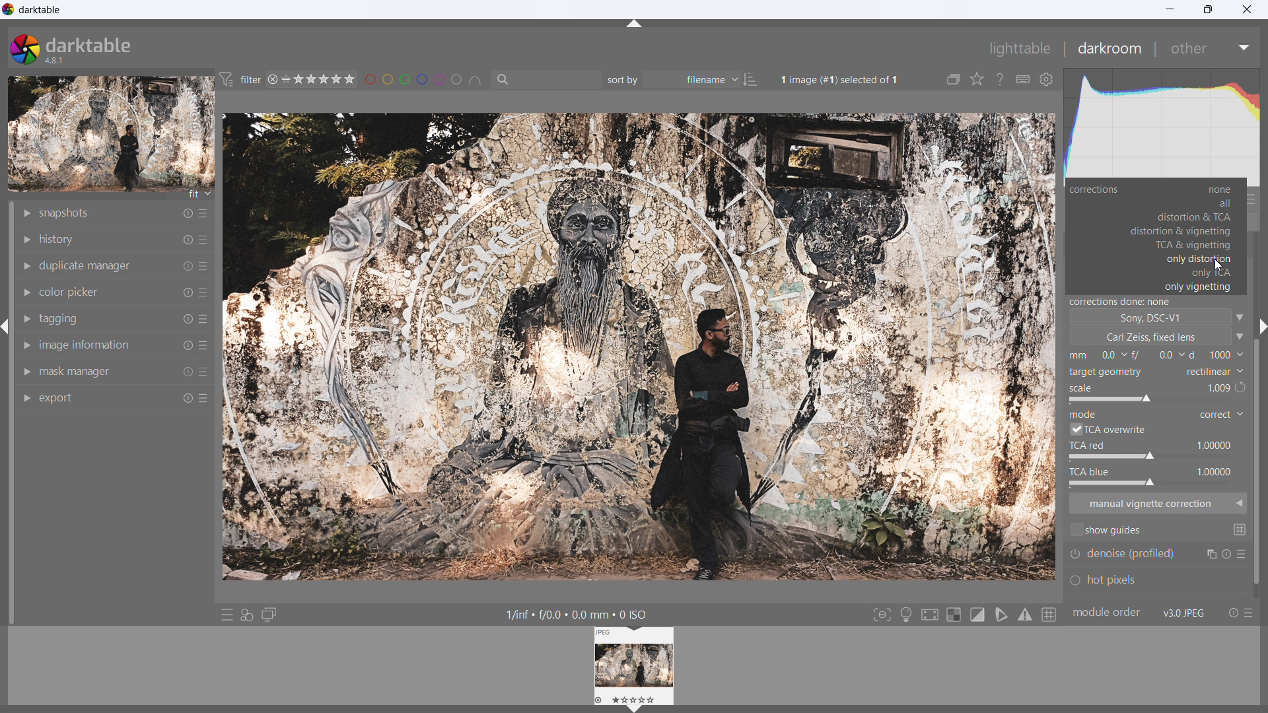 This screenshot has height=713, width=1268. I want to click on logo, so click(9, 9).